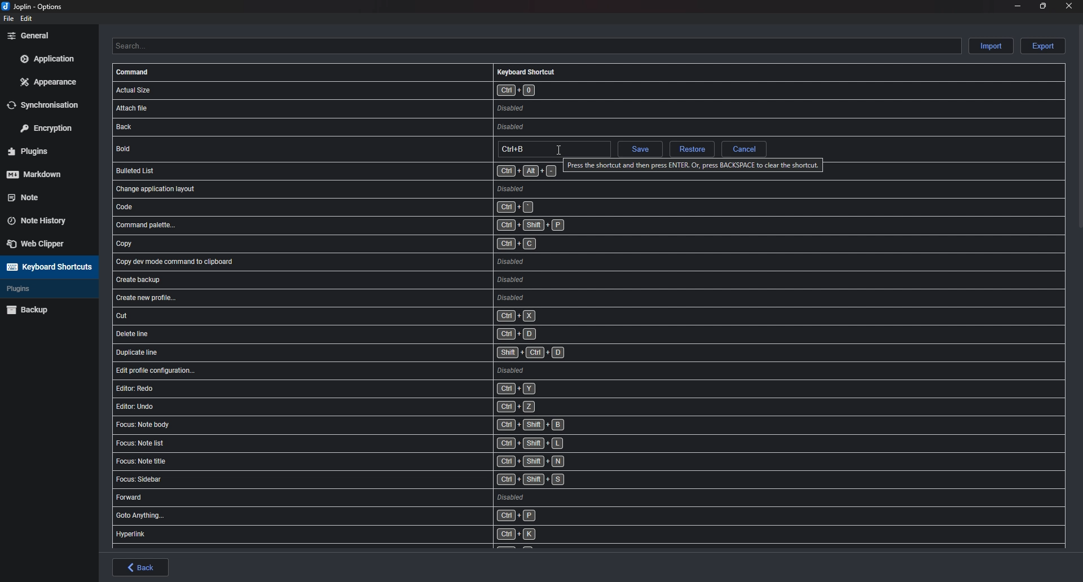  What do you see at coordinates (377, 389) in the screenshot?
I see `shortcut` at bounding box center [377, 389].